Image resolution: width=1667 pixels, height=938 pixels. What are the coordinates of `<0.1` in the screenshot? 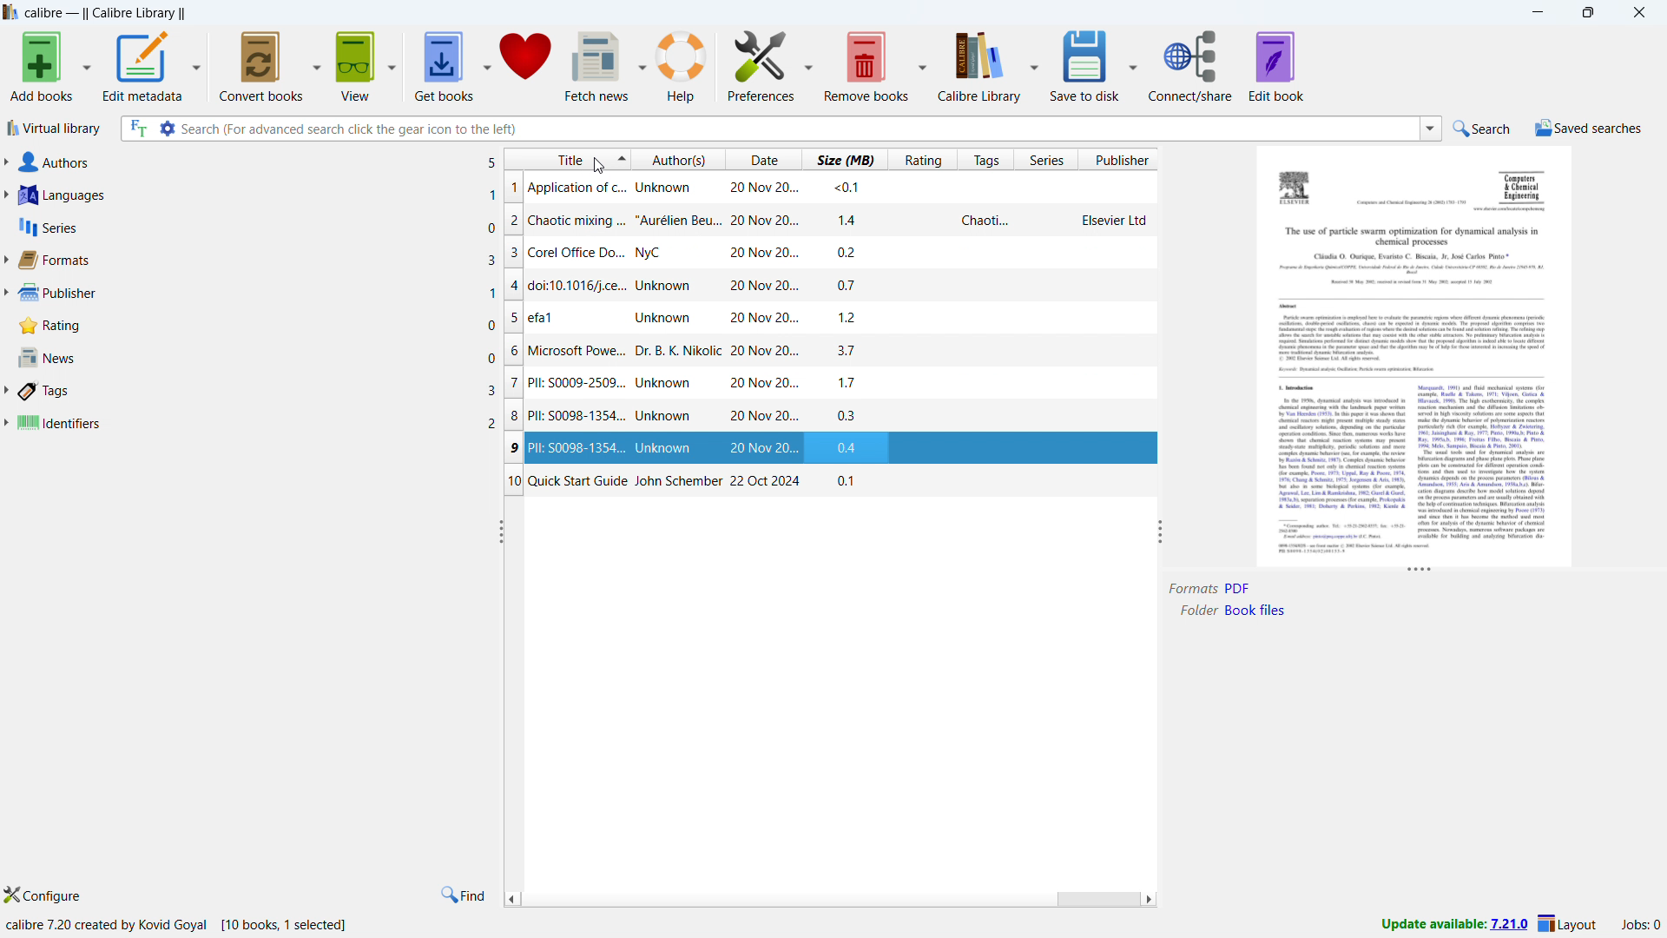 It's located at (852, 188).